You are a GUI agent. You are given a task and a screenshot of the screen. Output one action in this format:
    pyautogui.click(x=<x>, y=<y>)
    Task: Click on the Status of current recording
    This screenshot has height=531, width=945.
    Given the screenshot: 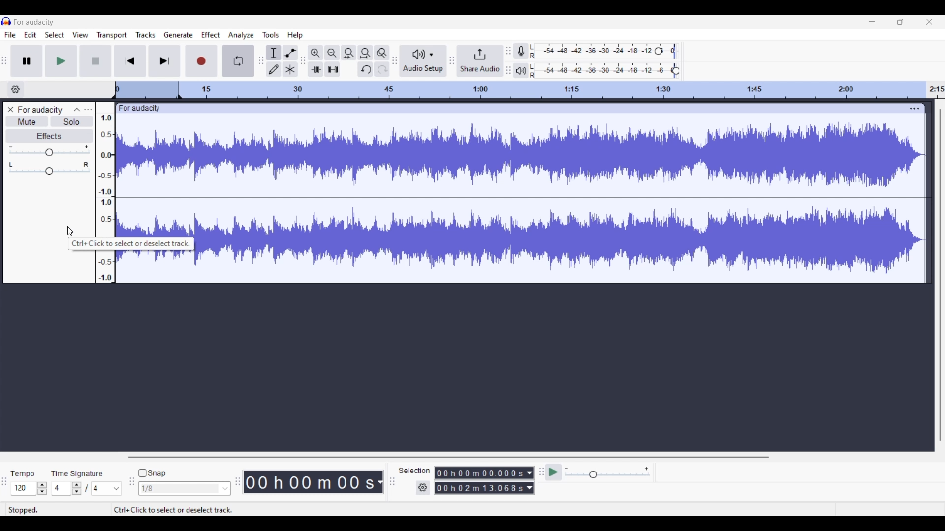 What is the action you would take?
    pyautogui.click(x=57, y=510)
    